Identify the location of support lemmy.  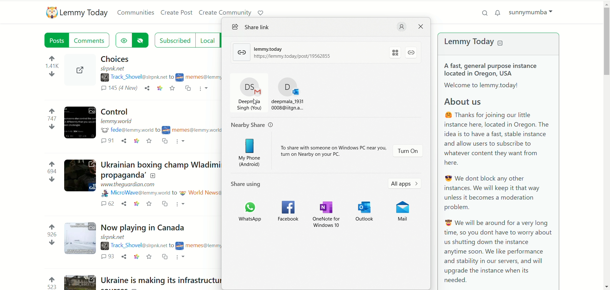
(260, 12).